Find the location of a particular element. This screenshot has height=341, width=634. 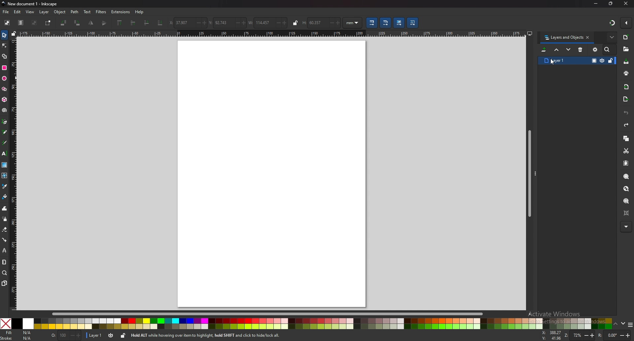

layer is located at coordinates (94, 335).